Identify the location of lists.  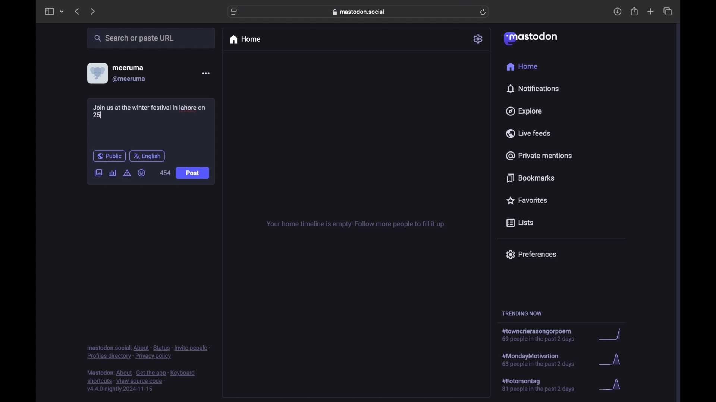
(520, 223).